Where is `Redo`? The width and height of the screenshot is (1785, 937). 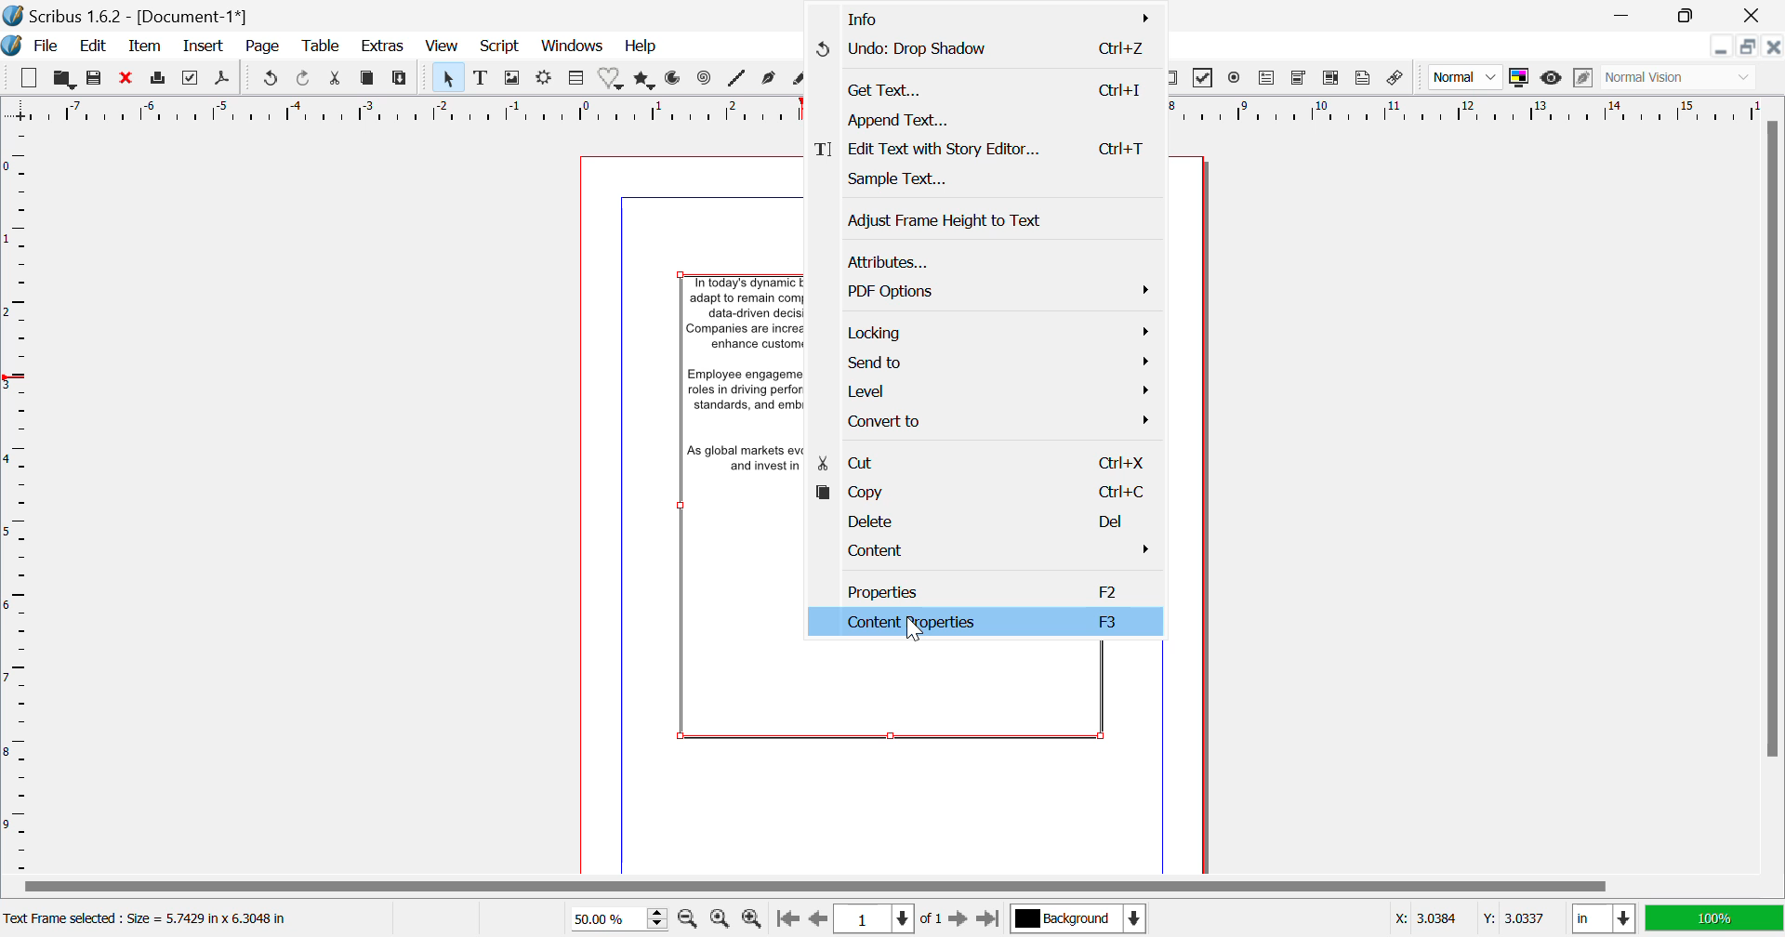 Redo is located at coordinates (273, 78).